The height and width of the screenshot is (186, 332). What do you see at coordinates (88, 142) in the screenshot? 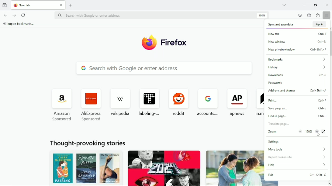
I see `Thought provoking stories` at bounding box center [88, 142].